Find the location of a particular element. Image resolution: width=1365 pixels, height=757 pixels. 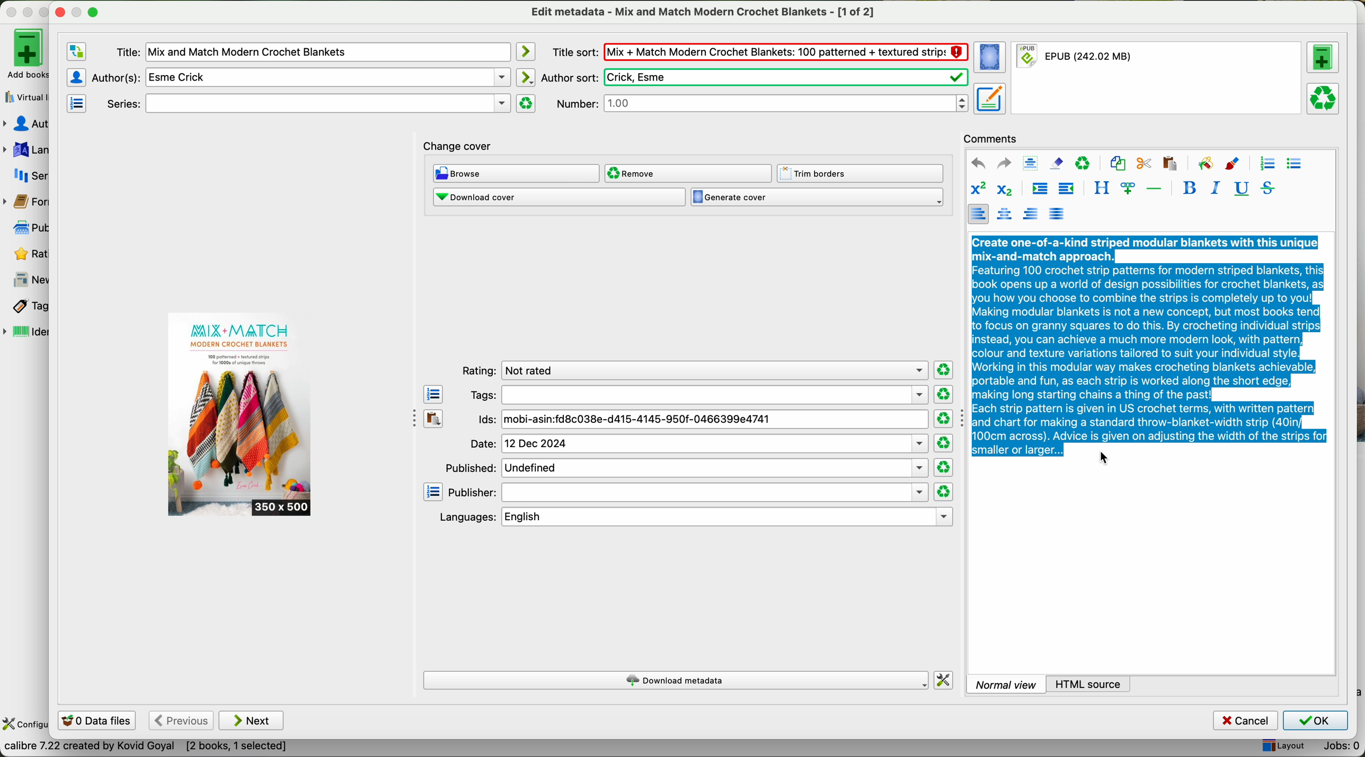

ids is located at coordinates (702, 420).